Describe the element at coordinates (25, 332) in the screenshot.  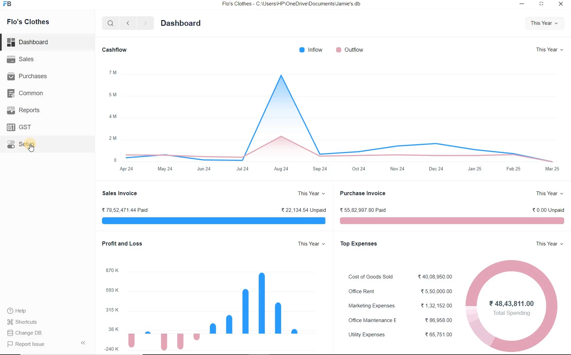
I see `Change DB` at that location.